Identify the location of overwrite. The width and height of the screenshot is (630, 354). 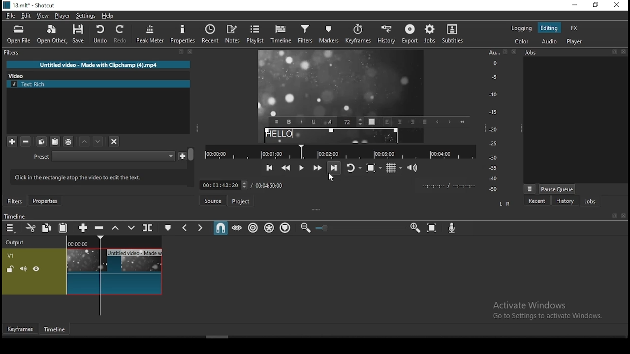
(131, 227).